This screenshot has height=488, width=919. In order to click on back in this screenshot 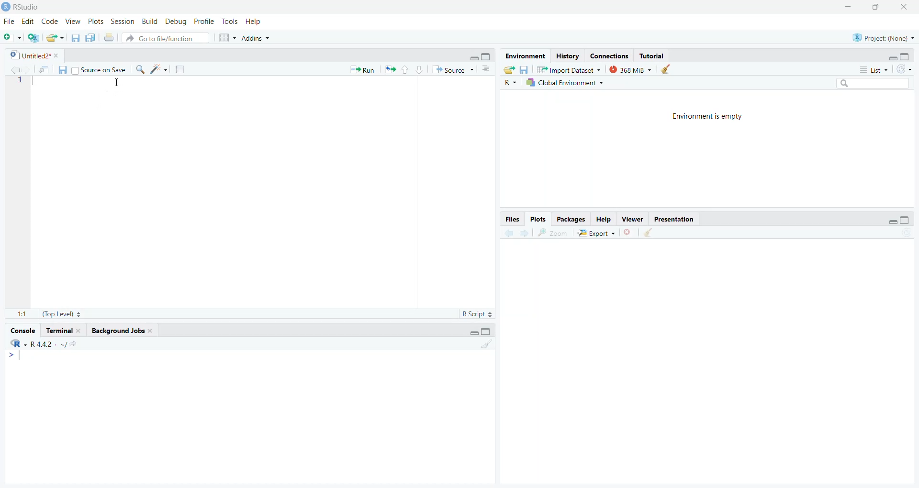, I will do `click(508, 233)`.